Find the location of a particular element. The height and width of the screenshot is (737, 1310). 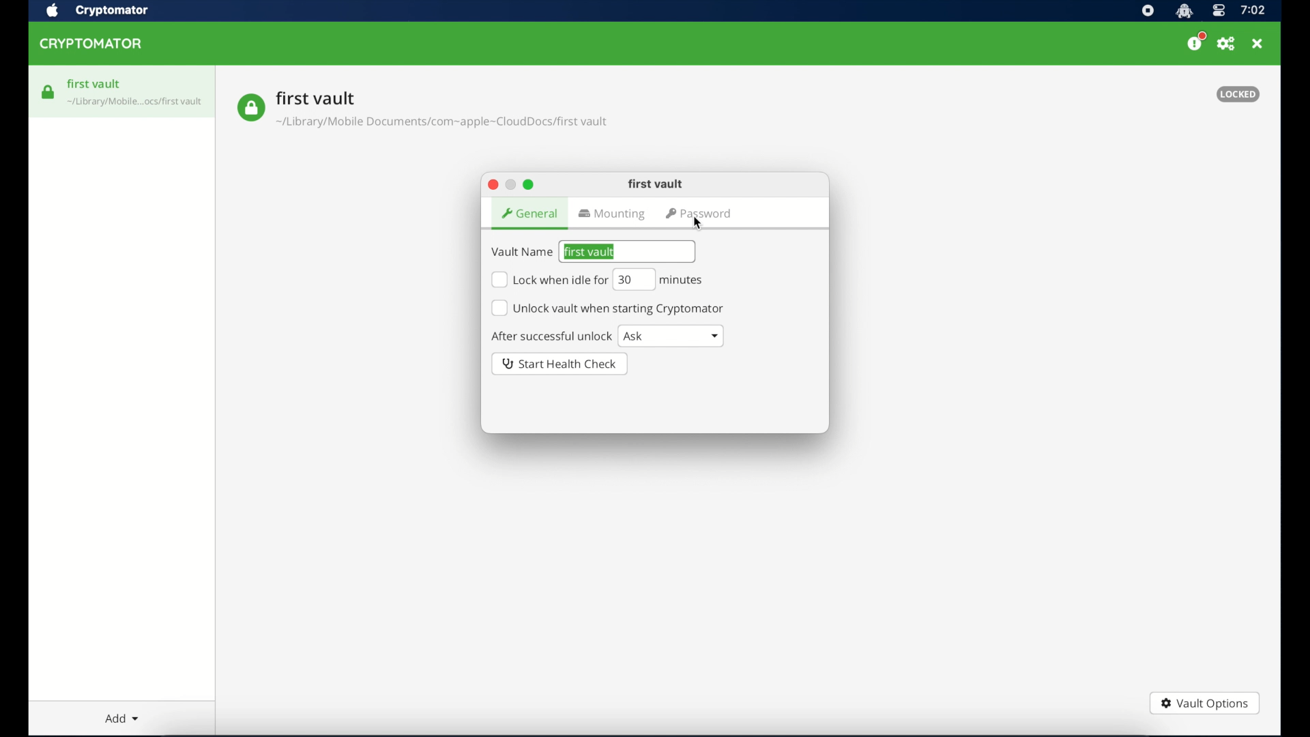

time is located at coordinates (1253, 11).